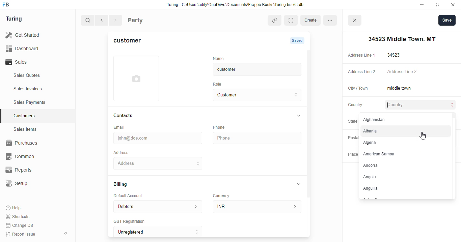  What do you see at coordinates (158, 206) in the screenshot?
I see `Debtors` at bounding box center [158, 206].